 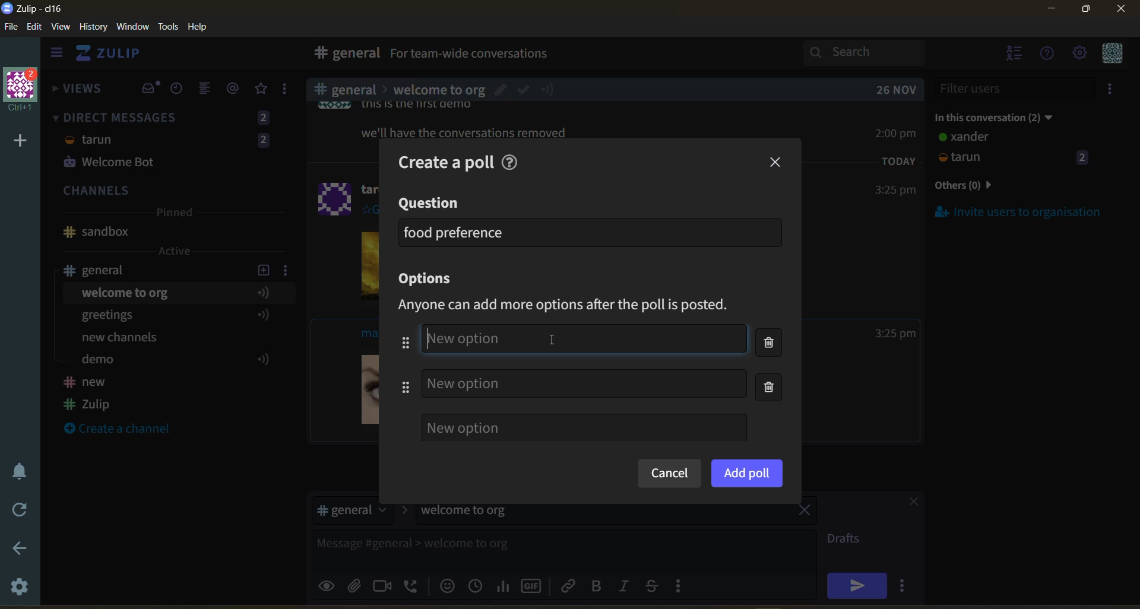 What do you see at coordinates (96, 232) in the screenshot?
I see `Channel name` at bounding box center [96, 232].